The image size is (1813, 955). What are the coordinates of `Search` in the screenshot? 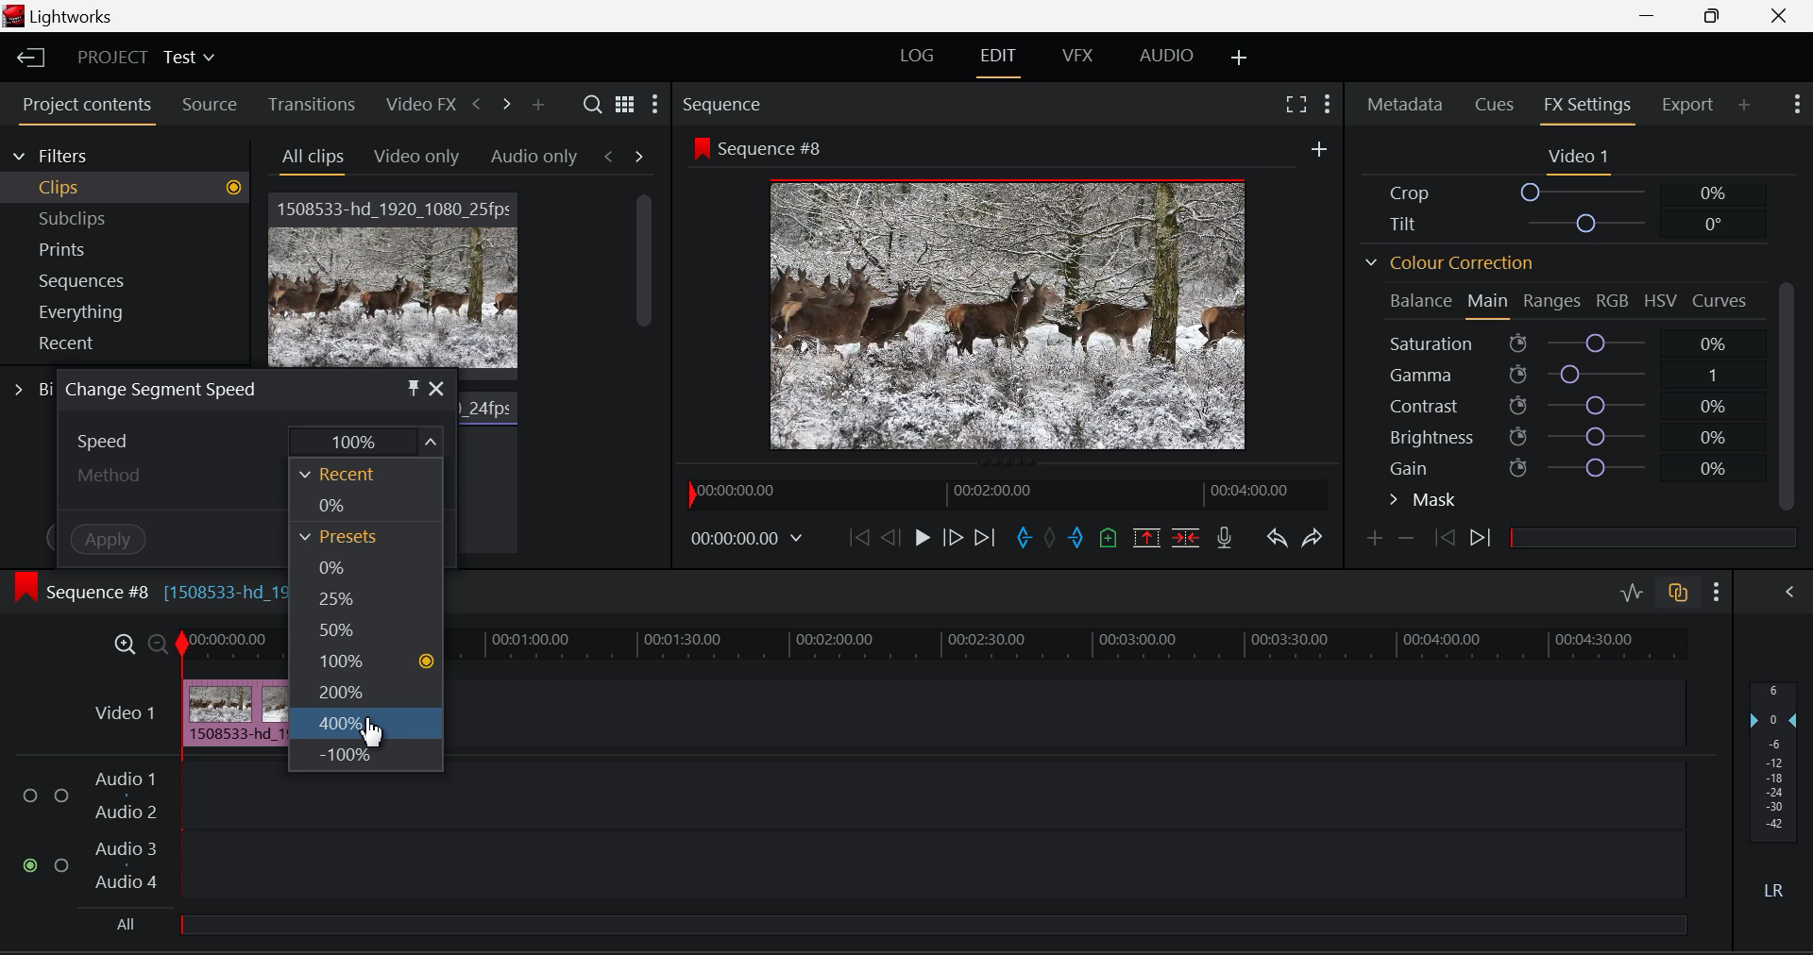 It's located at (590, 105).